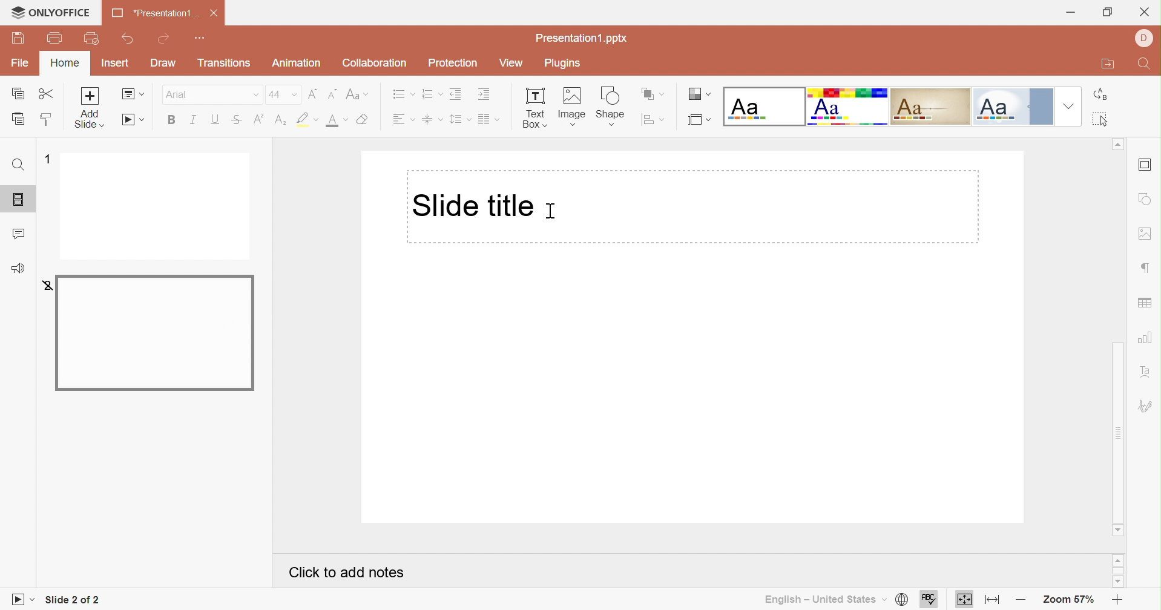  Describe the element at coordinates (15, 199) in the screenshot. I see `Slides` at that location.